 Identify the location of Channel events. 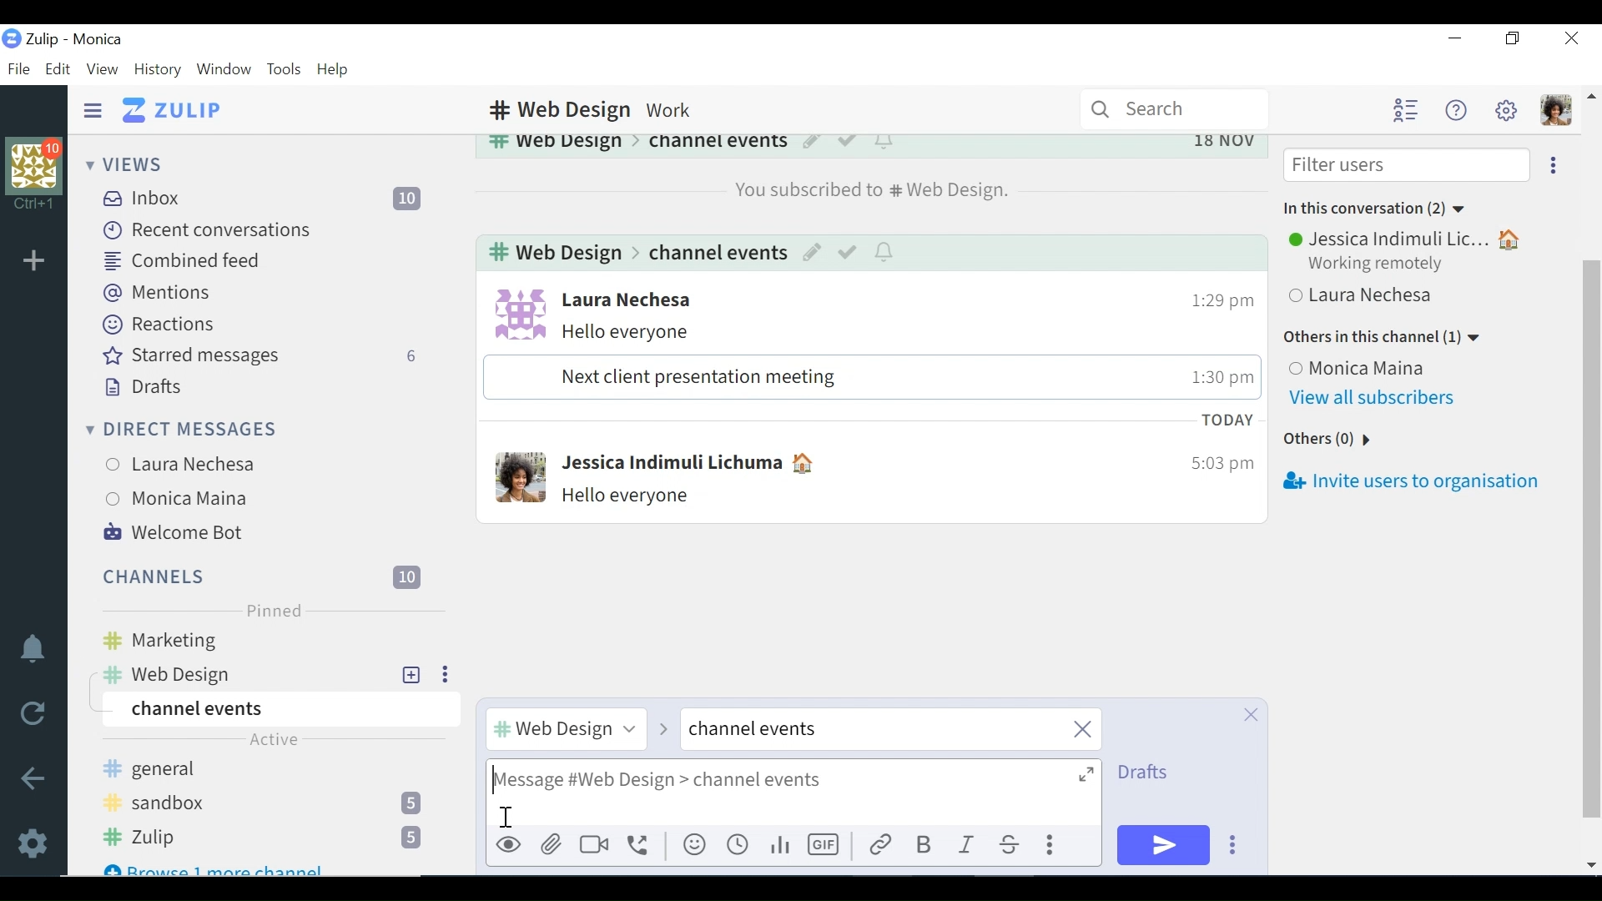
(277, 710).